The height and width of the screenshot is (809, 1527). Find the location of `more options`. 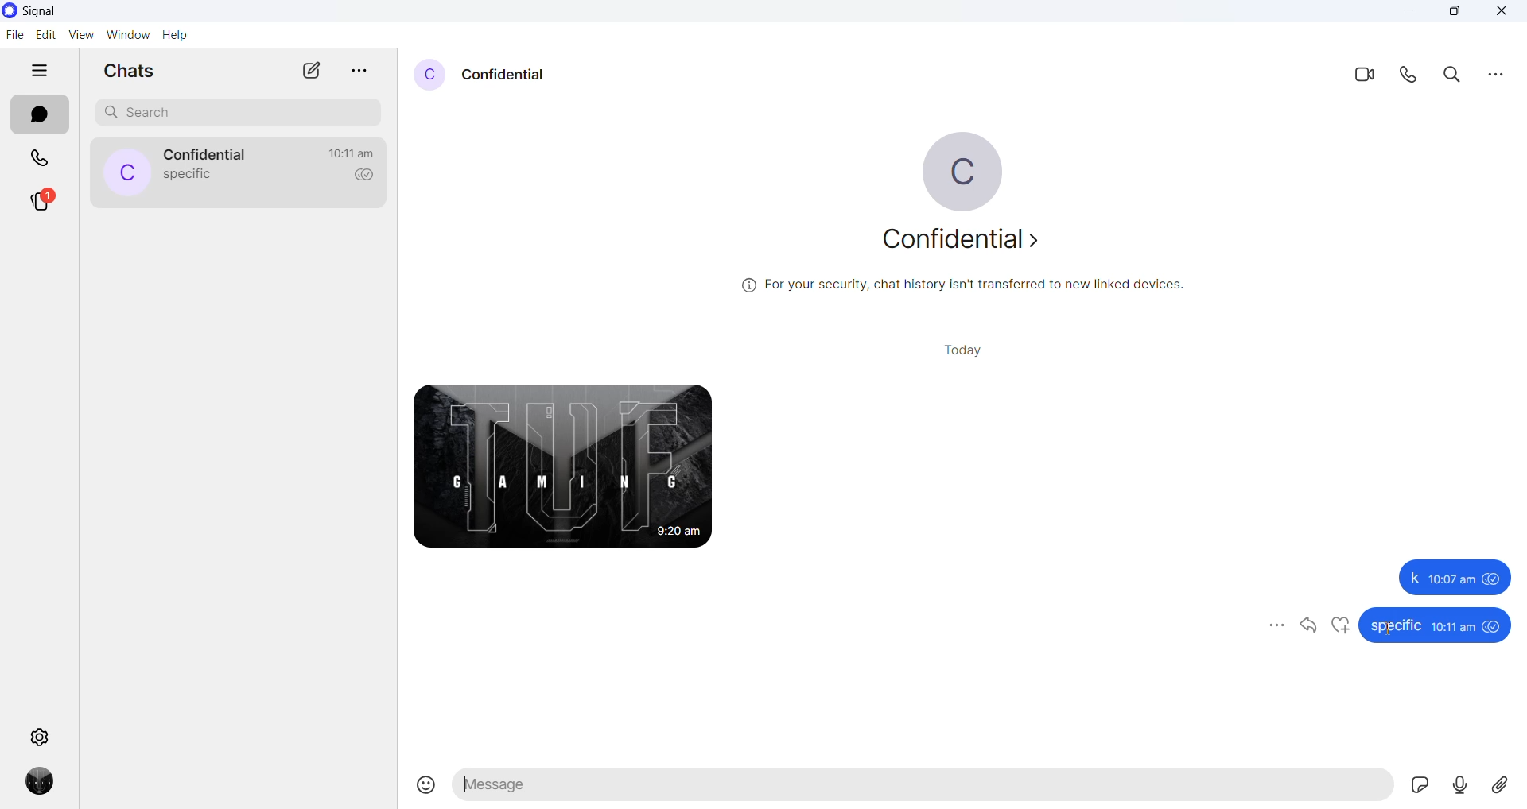

more options is located at coordinates (359, 69).